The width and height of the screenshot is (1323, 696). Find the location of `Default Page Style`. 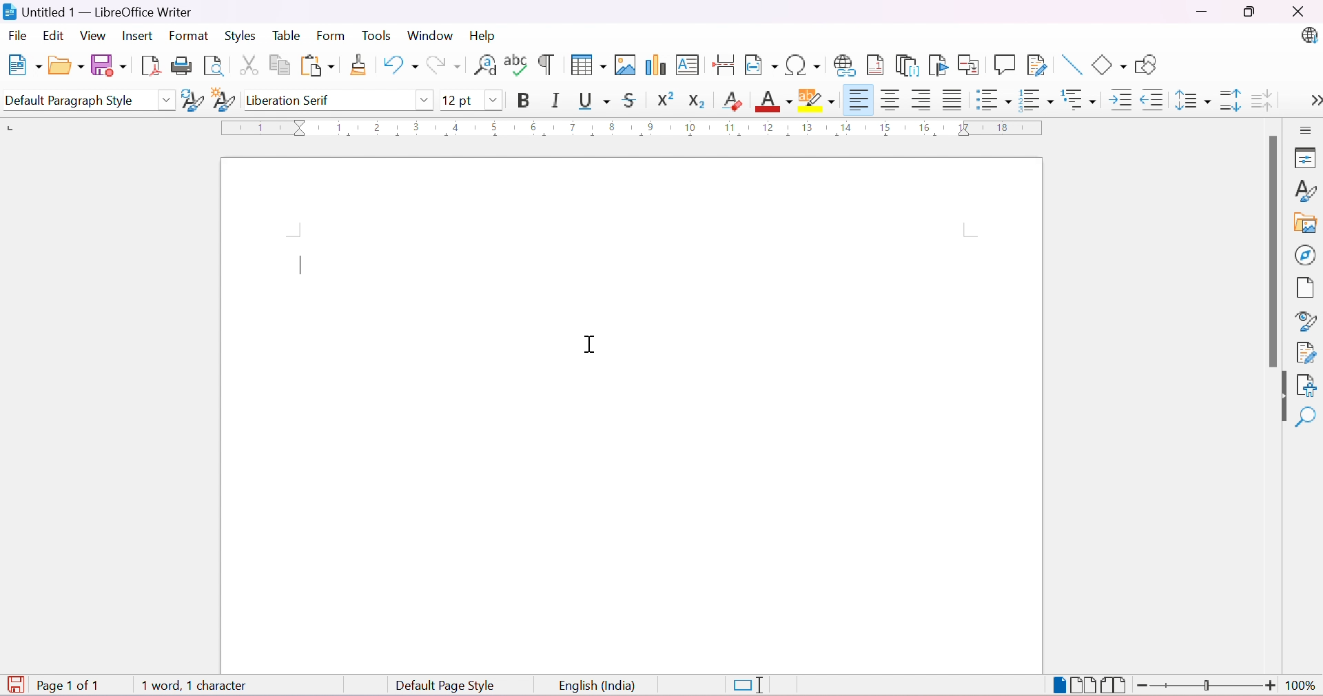

Default Page Style is located at coordinates (446, 686).